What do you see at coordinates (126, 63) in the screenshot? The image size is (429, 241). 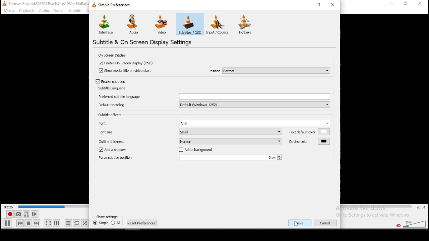 I see `checkbox: enable on screen display` at bounding box center [126, 63].